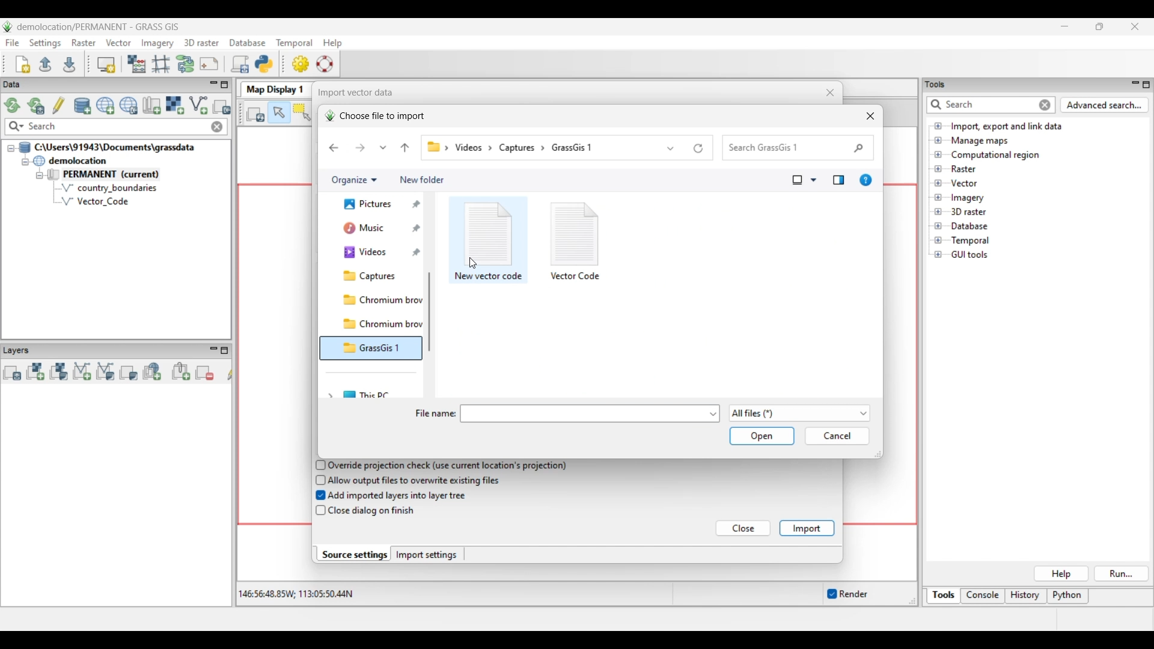  What do you see at coordinates (476, 263) in the screenshot?
I see `cursor` at bounding box center [476, 263].